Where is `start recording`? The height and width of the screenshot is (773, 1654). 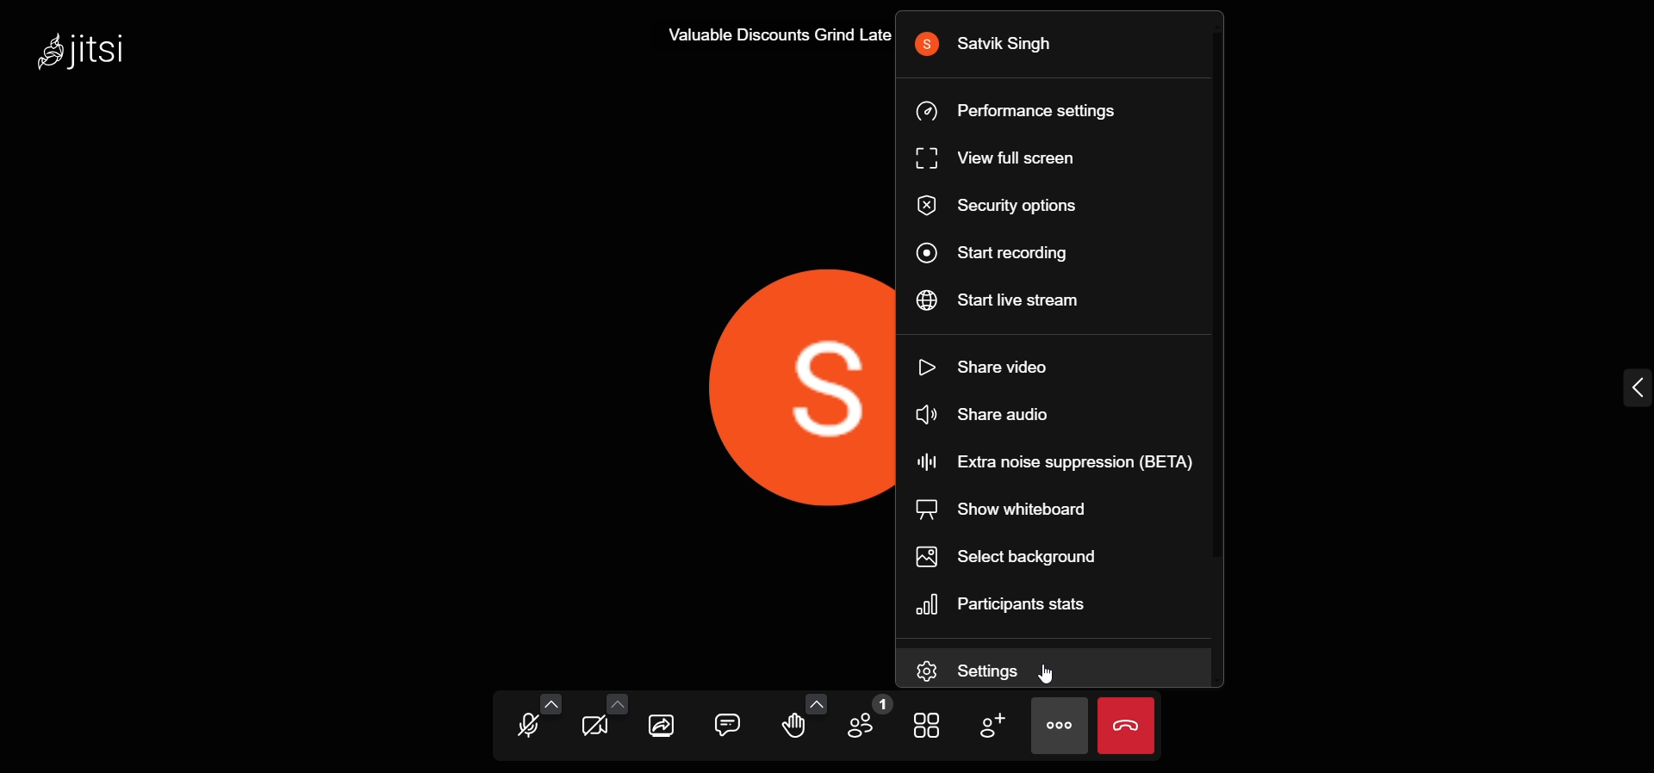 start recording is located at coordinates (999, 250).